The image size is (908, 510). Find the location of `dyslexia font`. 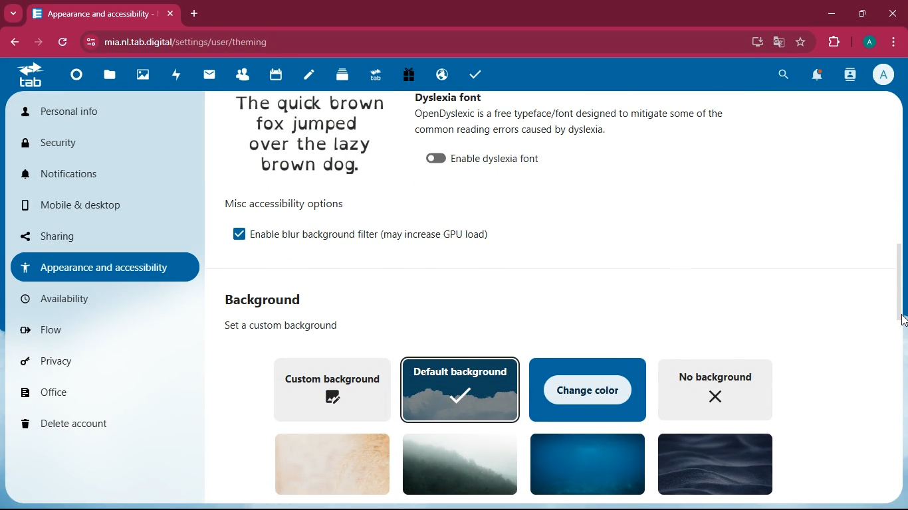

dyslexia font is located at coordinates (453, 97).